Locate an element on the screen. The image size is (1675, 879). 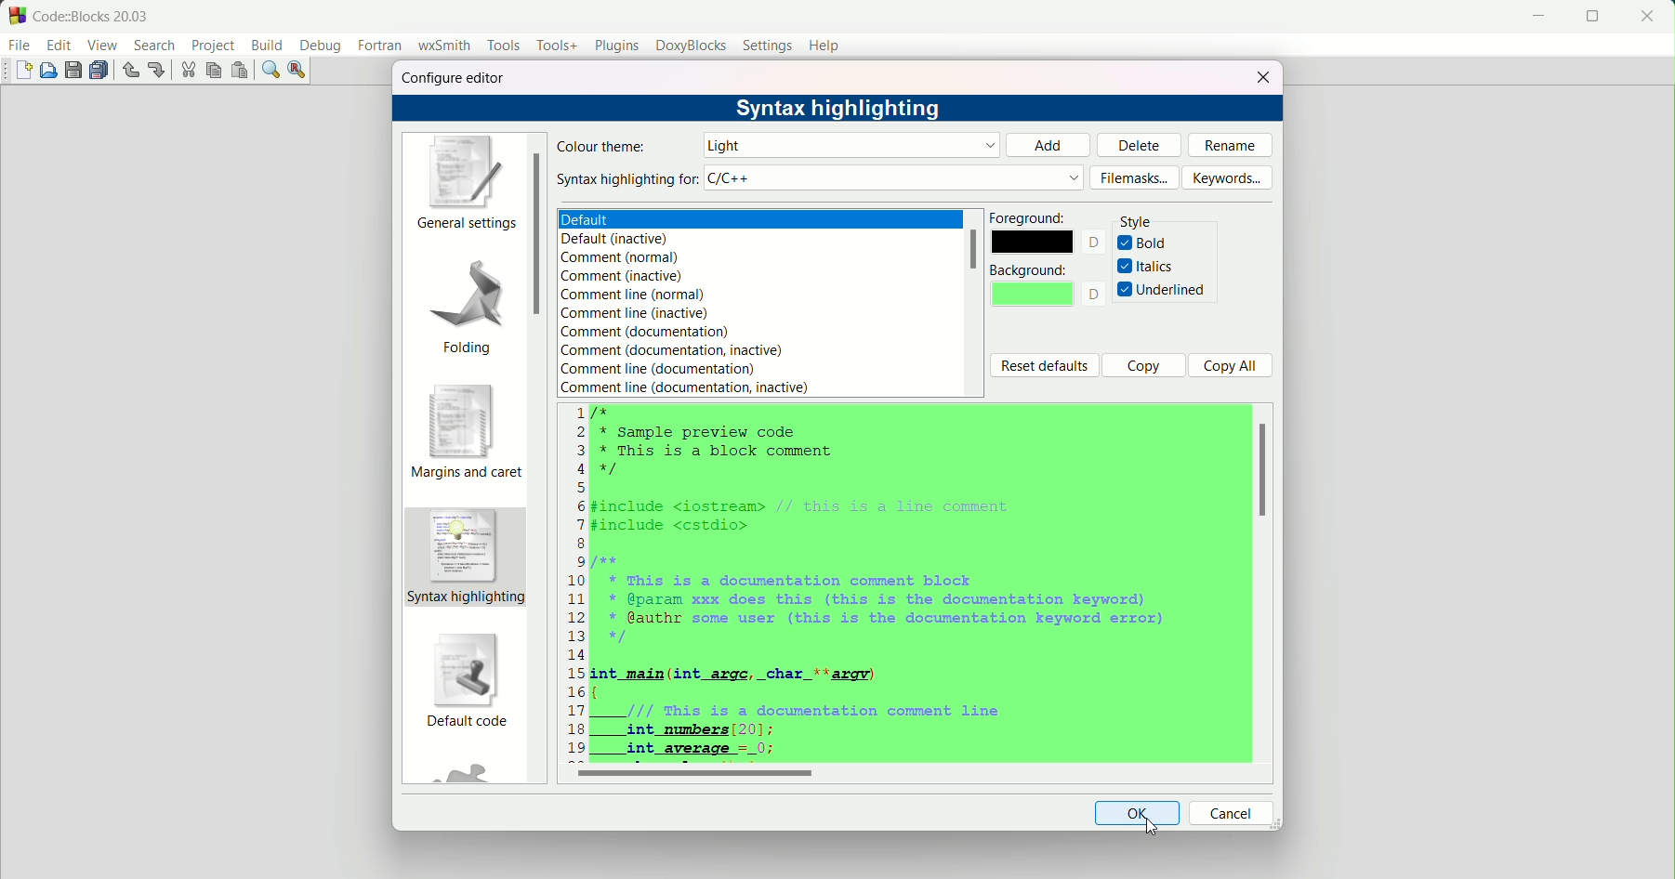
foreground is located at coordinates (1031, 217).